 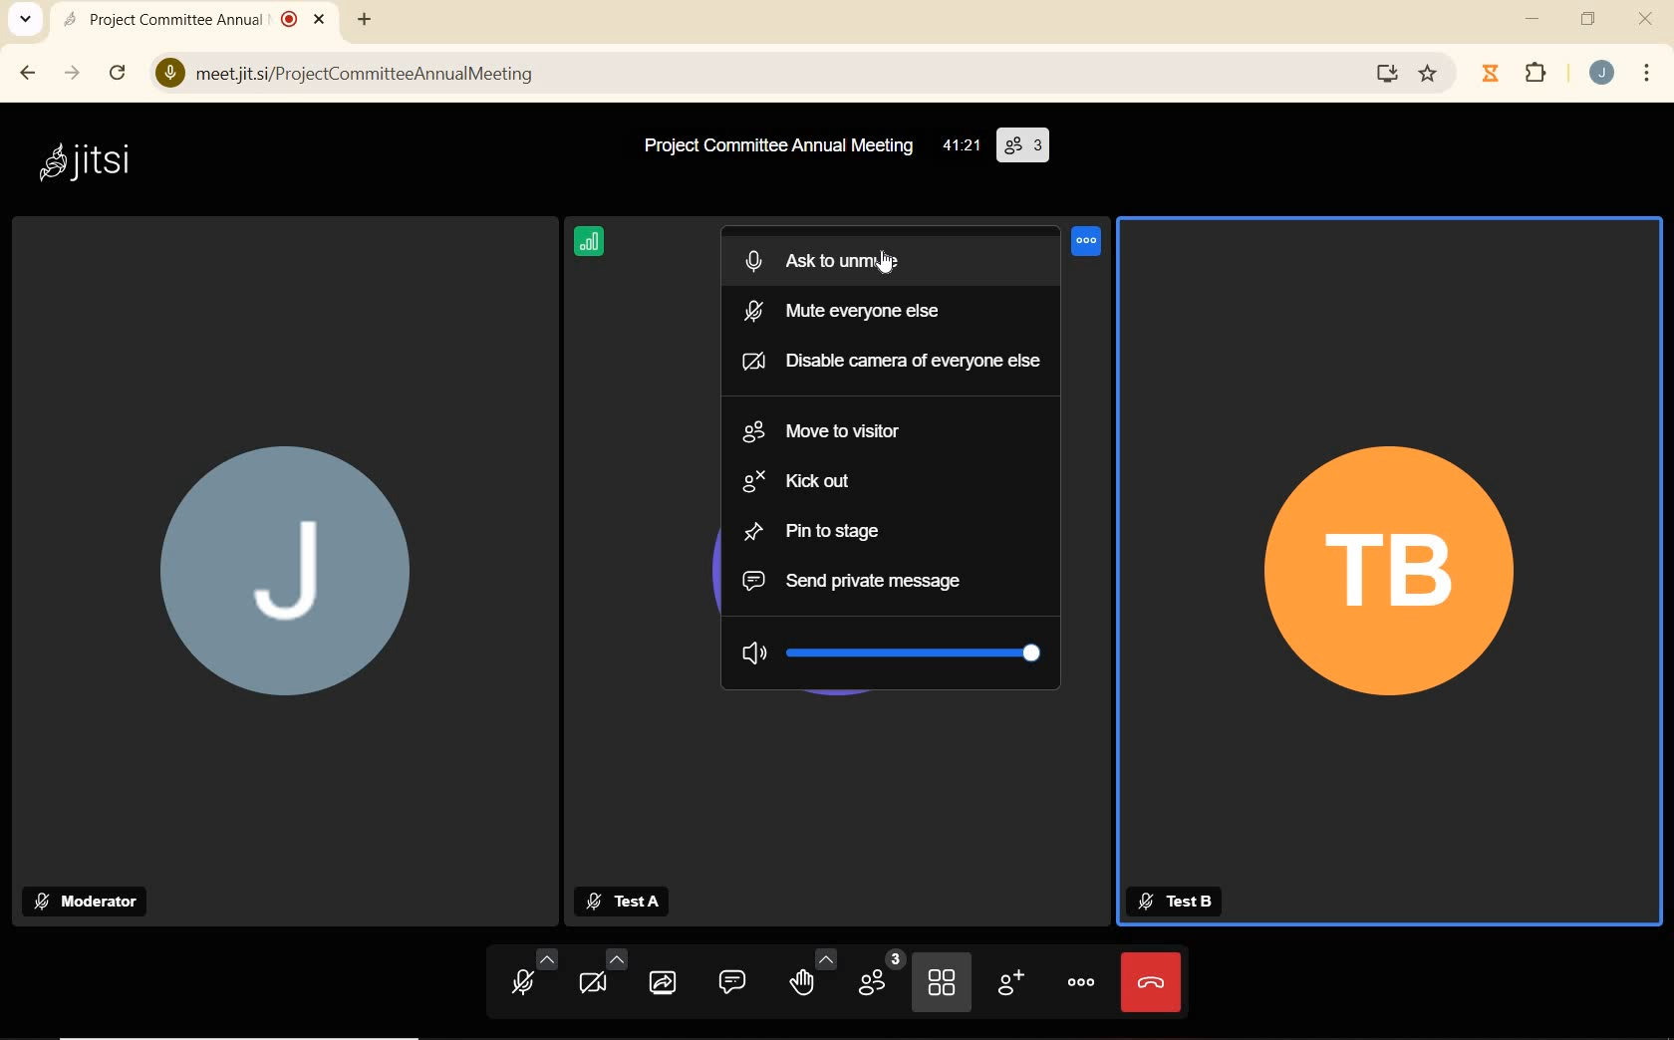 I want to click on TB, so click(x=1392, y=583).